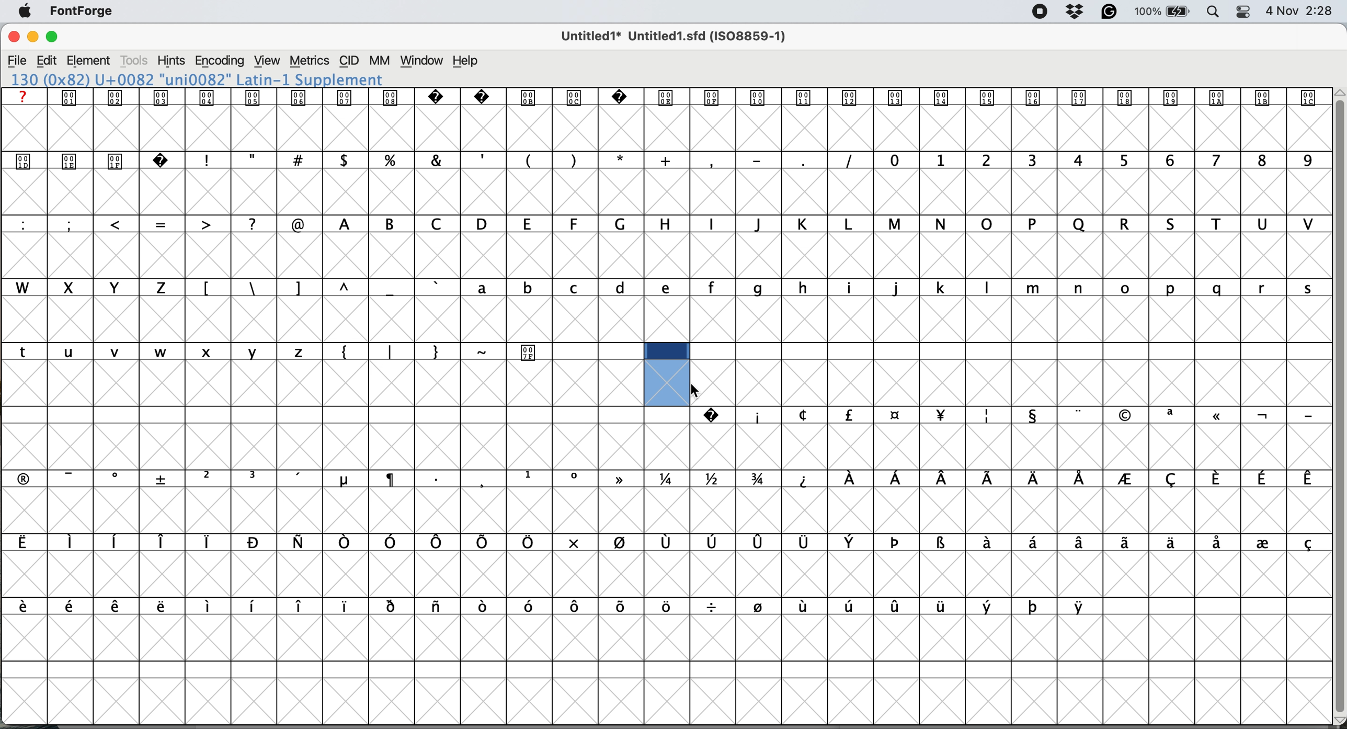 The width and height of the screenshot is (1347, 729). I want to click on uppercase letters, so click(100, 287).